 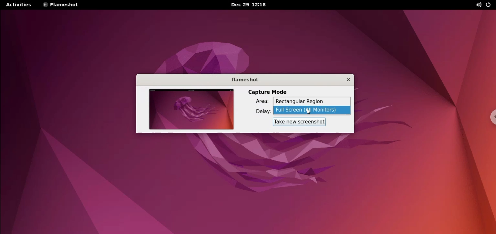 What do you see at coordinates (63, 5) in the screenshot?
I see `flameshot options` at bounding box center [63, 5].